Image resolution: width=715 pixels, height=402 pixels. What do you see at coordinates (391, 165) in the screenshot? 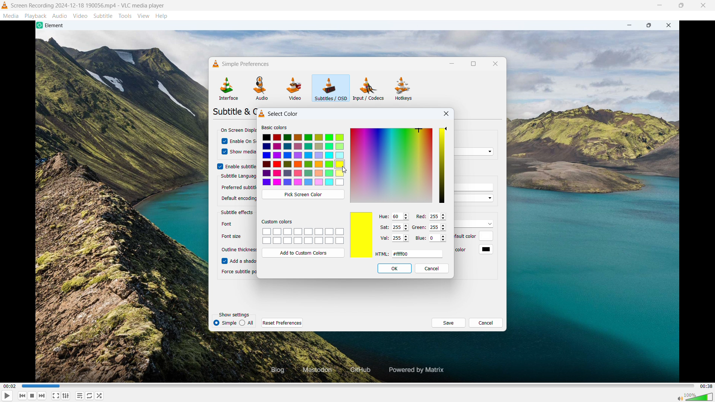
I see `Colour selector ` at bounding box center [391, 165].